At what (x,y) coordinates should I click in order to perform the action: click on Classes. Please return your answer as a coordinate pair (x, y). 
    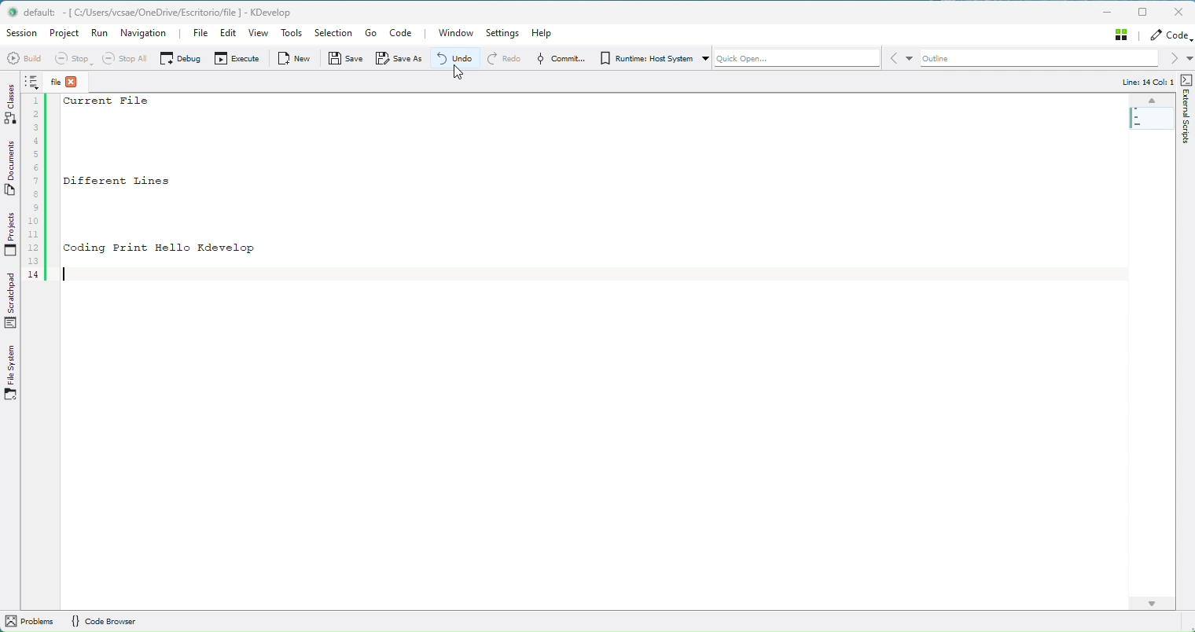
    Looking at the image, I should click on (12, 102).